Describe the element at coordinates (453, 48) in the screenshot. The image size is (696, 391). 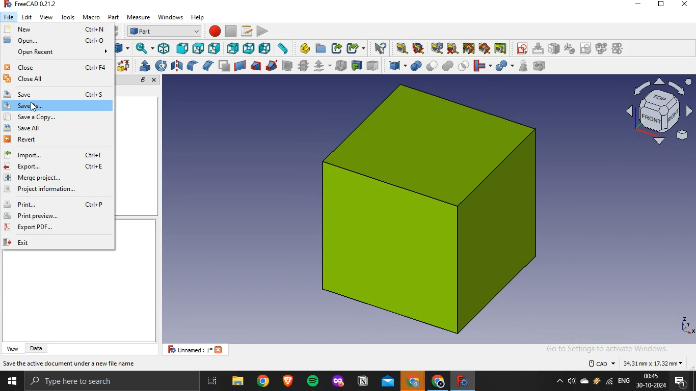
I see `clear all` at that location.